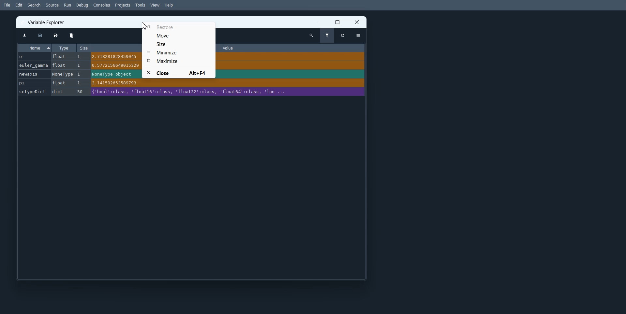 This screenshot has width=626, height=314. What do you see at coordinates (312, 36) in the screenshot?
I see `Search Variables` at bounding box center [312, 36].